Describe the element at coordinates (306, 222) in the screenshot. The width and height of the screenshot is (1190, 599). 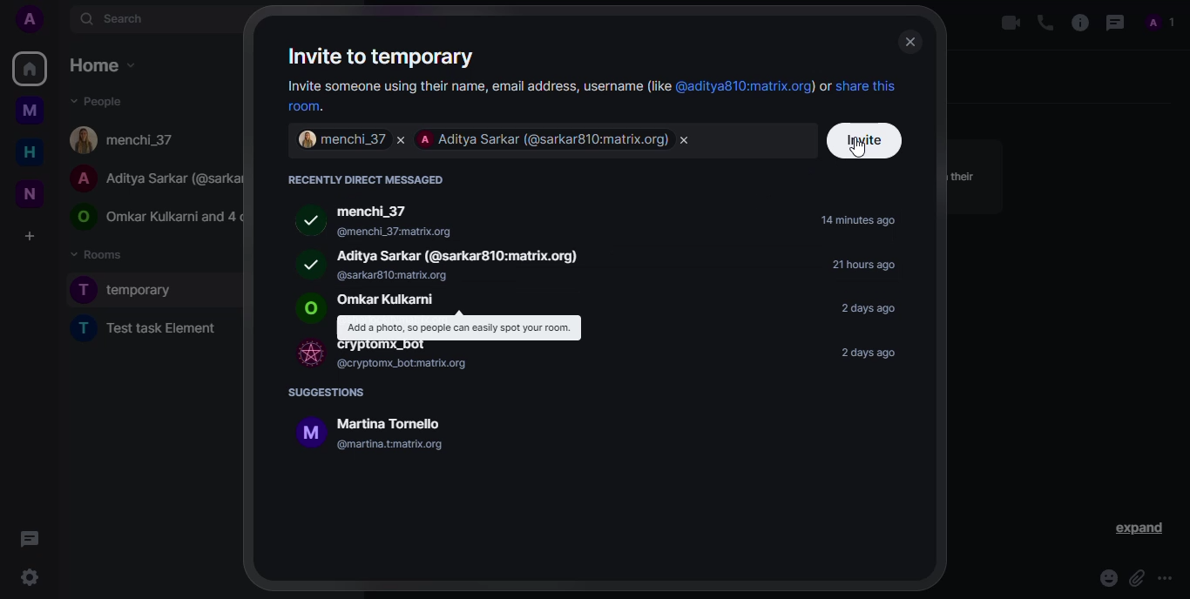
I see `profile picture` at that location.